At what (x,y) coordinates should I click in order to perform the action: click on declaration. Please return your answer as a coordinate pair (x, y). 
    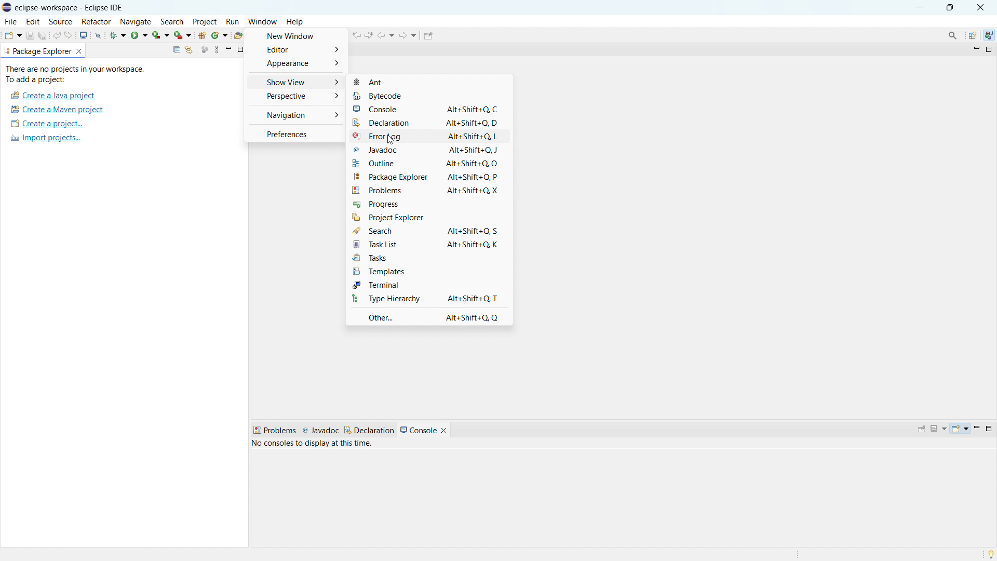
    Looking at the image, I should click on (369, 430).